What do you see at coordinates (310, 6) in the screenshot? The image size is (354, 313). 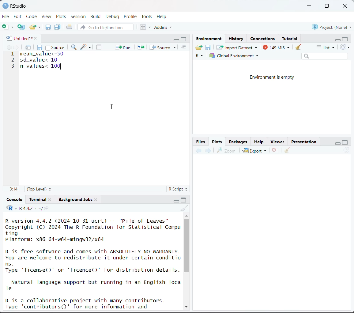 I see `minimize` at bounding box center [310, 6].